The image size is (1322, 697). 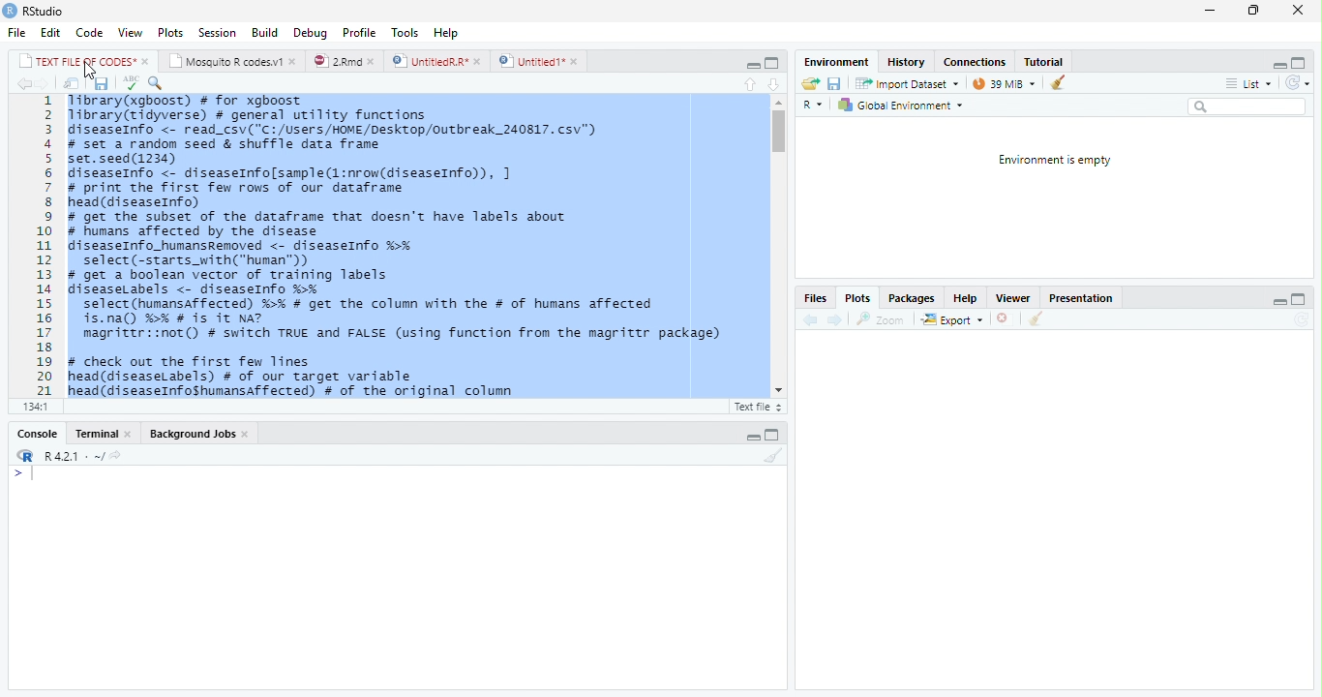 I want to click on Cursor, so click(x=95, y=70).